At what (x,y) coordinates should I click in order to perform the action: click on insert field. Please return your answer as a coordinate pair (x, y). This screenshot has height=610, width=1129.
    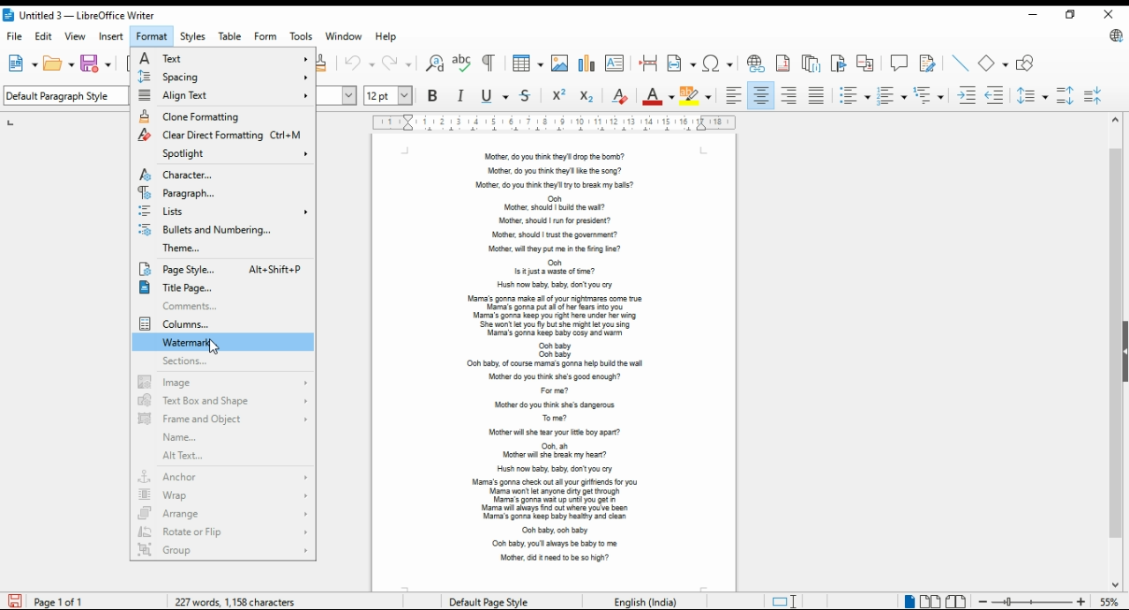
    Looking at the image, I should click on (682, 63).